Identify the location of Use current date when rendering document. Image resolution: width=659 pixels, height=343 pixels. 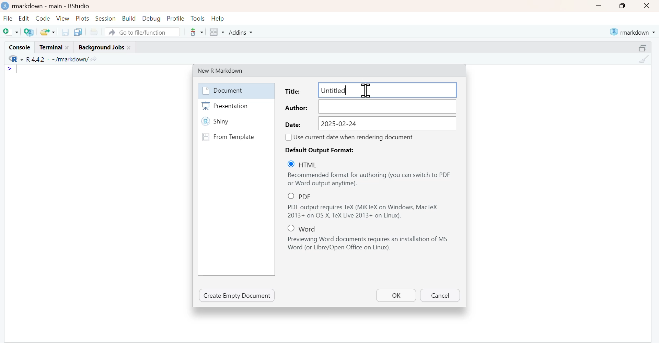
(355, 137).